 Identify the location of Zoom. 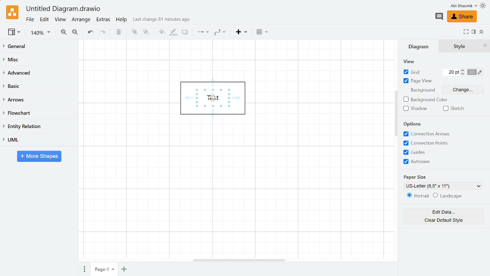
(41, 34).